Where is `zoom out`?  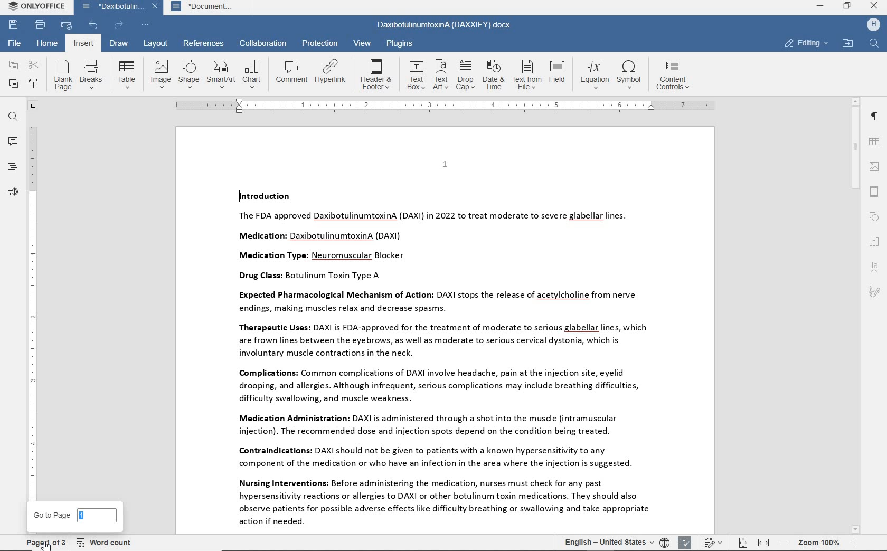
zoom out is located at coordinates (784, 543).